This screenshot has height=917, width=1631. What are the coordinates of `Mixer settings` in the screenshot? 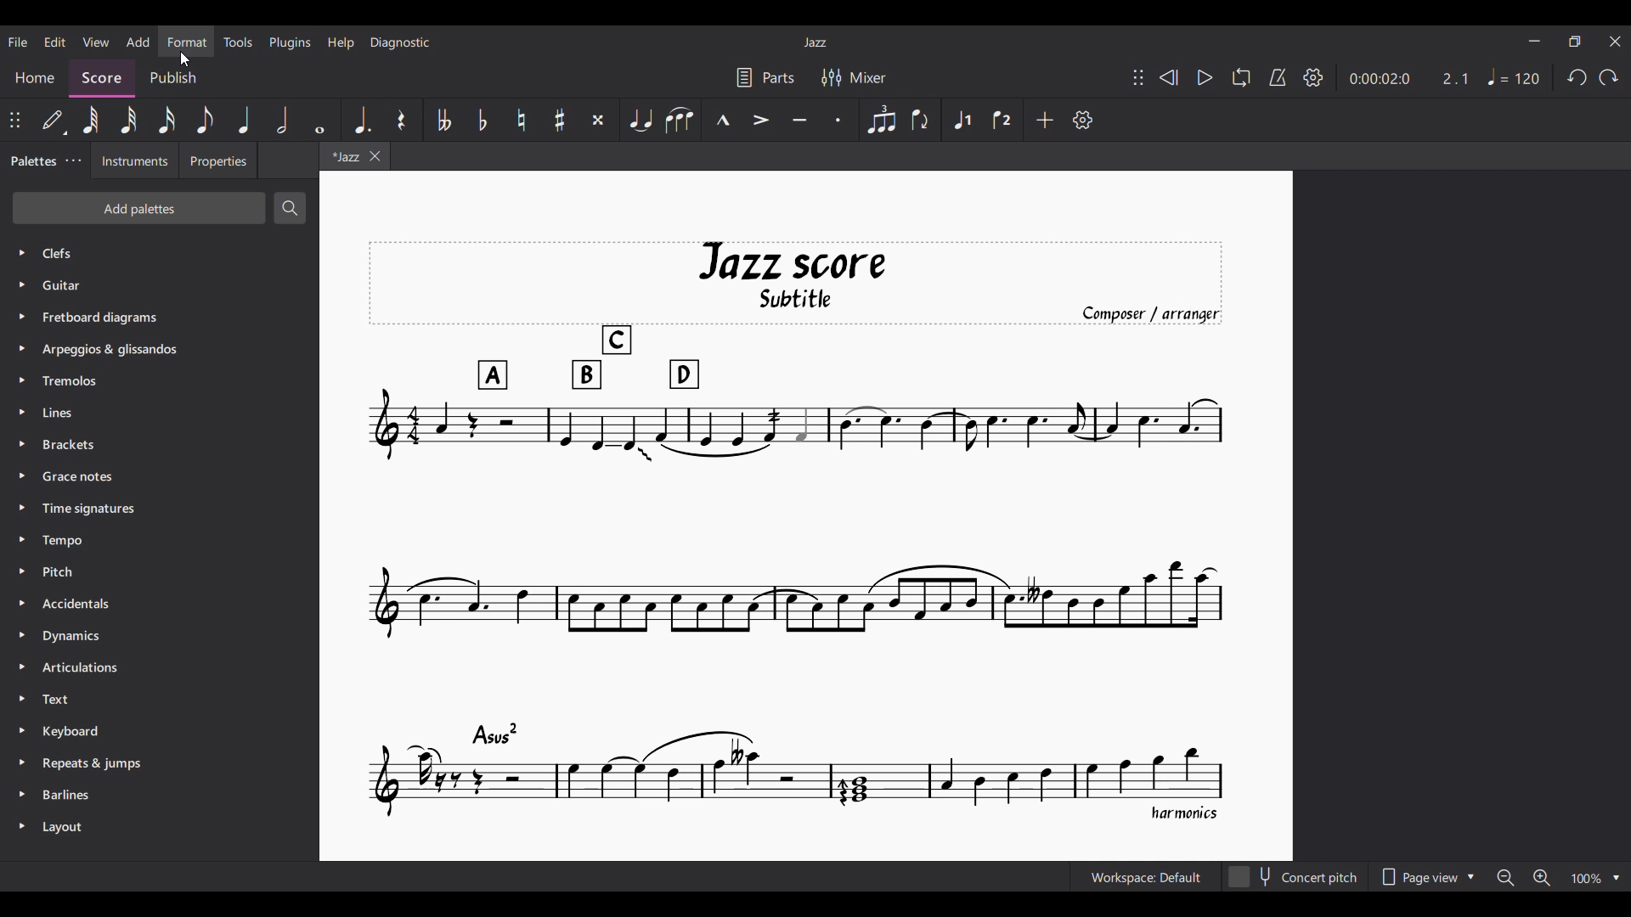 It's located at (852, 76).